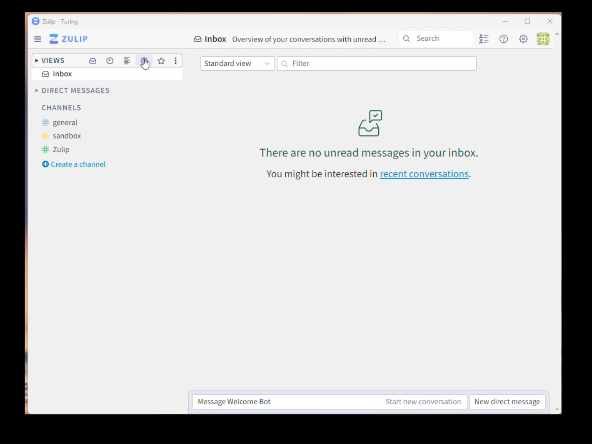 The image size is (592, 444). Describe the element at coordinates (371, 176) in the screenshot. I see `recent conversations` at that location.